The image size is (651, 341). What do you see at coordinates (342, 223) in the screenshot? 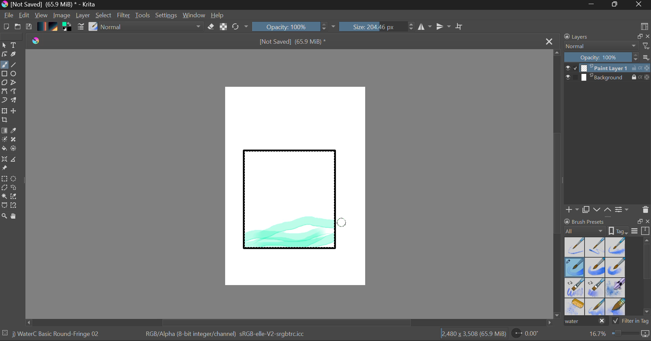
I see `DRAG_TO Stroke 4` at bounding box center [342, 223].